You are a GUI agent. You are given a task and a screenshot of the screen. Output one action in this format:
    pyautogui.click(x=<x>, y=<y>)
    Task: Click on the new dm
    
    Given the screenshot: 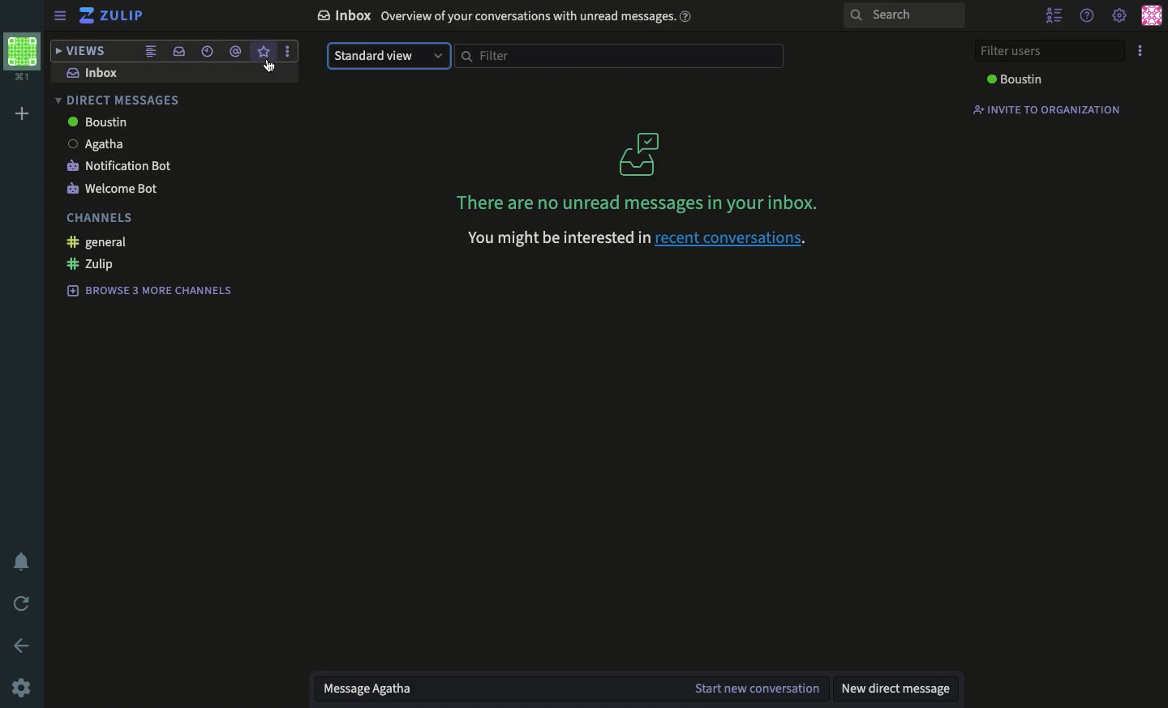 What is the action you would take?
    pyautogui.click(x=900, y=688)
    